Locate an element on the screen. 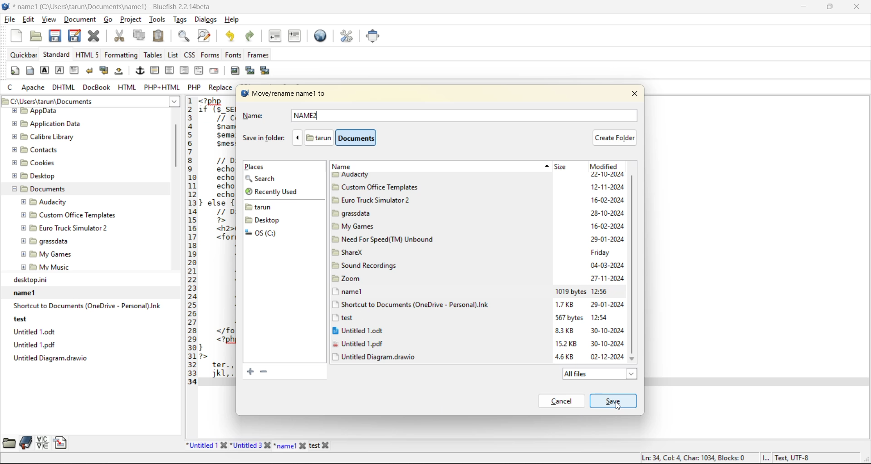 The image size is (871, 464). tags is located at coordinates (180, 19).